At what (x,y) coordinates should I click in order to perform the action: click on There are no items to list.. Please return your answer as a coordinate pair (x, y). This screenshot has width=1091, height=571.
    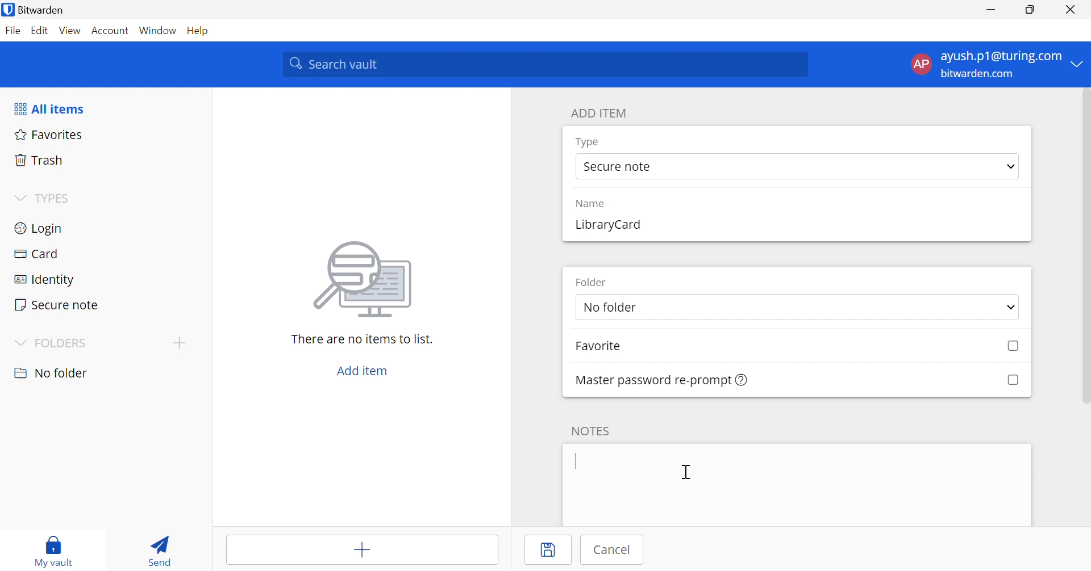
    Looking at the image, I should click on (362, 339).